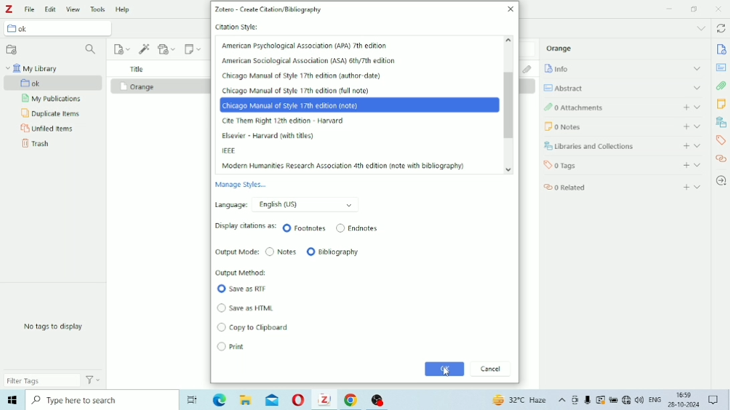  Describe the element at coordinates (51, 9) in the screenshot. I see `Edit` at that location.